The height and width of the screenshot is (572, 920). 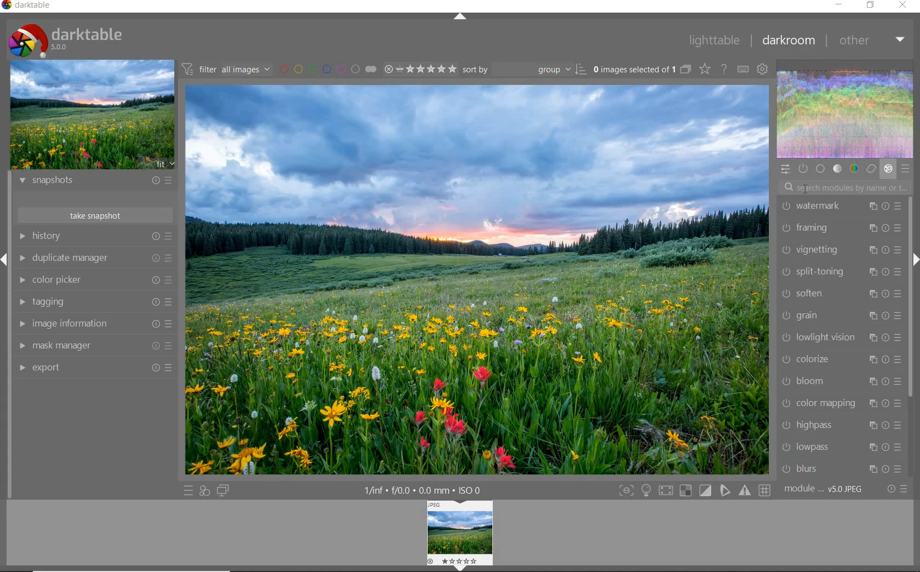 What do you see at coordinates (642, 70) in the screenshot?
I see `expand grouped images` at bounding box center [642, 70].